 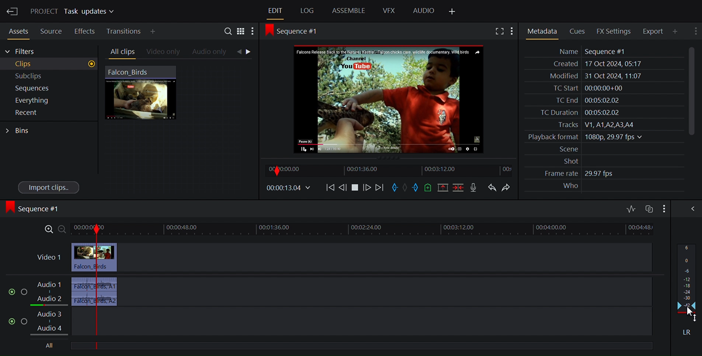 What do you see at coordinates (45, 101) in the screenshot?
I see `Everything` at bounding box center [45, 101].